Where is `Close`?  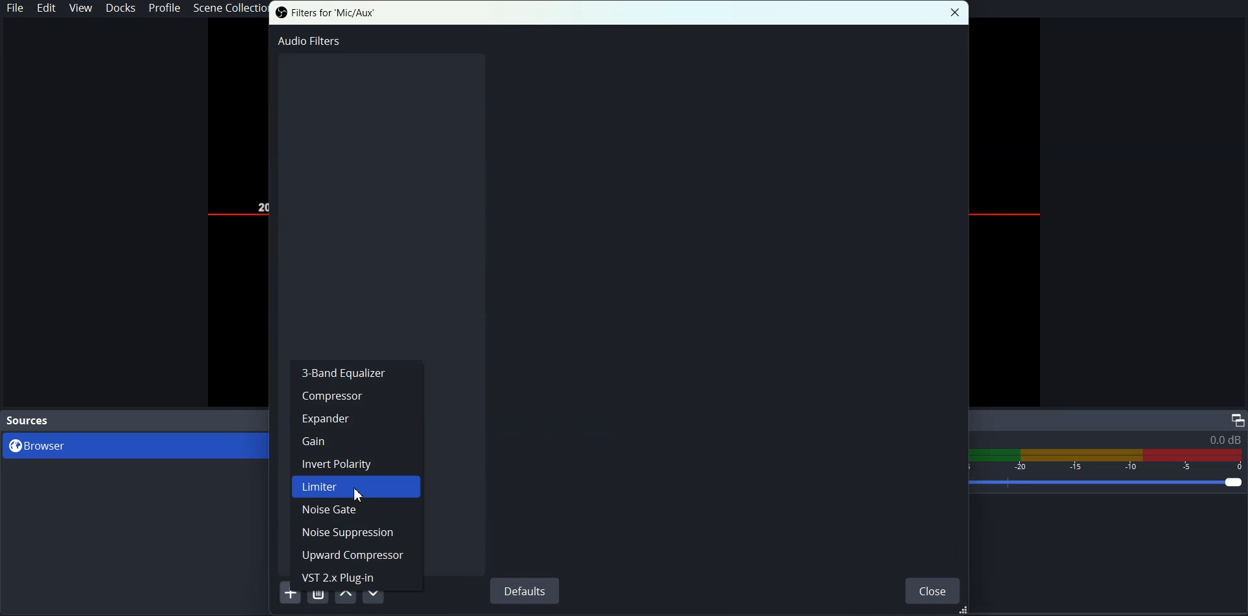 Close is located at coordinates (957, 12).